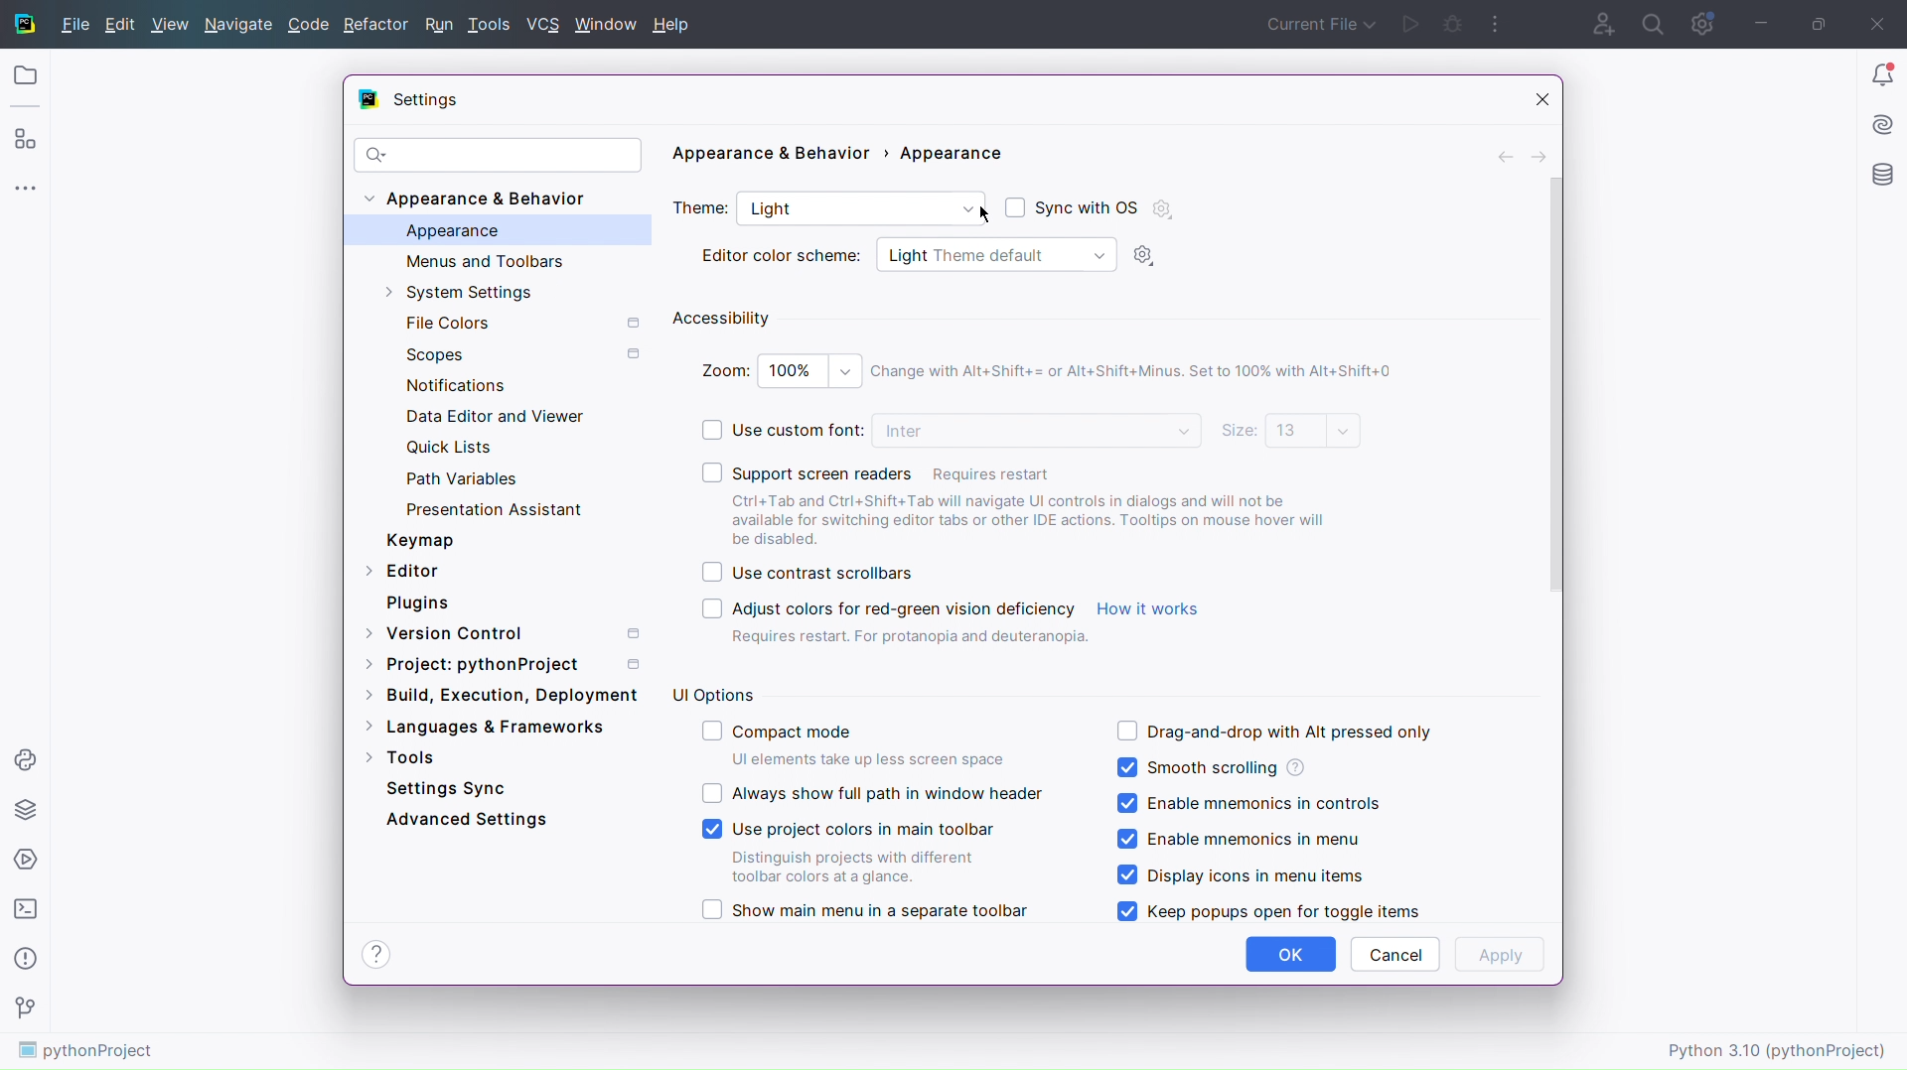 Image resolution: width=1907 pixels, height=1070 pixels. Describe the element at coordinates (418, 602) in the screenshot. I see `Plugins` at that location.